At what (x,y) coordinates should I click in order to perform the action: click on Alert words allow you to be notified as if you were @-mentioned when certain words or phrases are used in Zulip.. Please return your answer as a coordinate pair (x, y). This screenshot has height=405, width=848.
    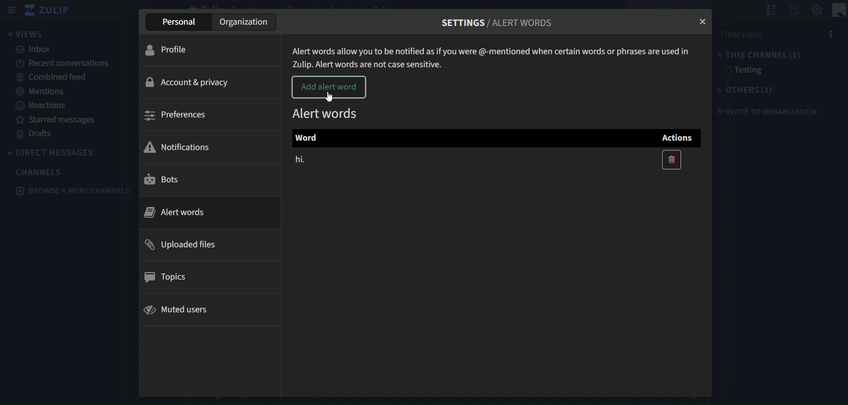
    Looking at the image, I should click on (490, 55).